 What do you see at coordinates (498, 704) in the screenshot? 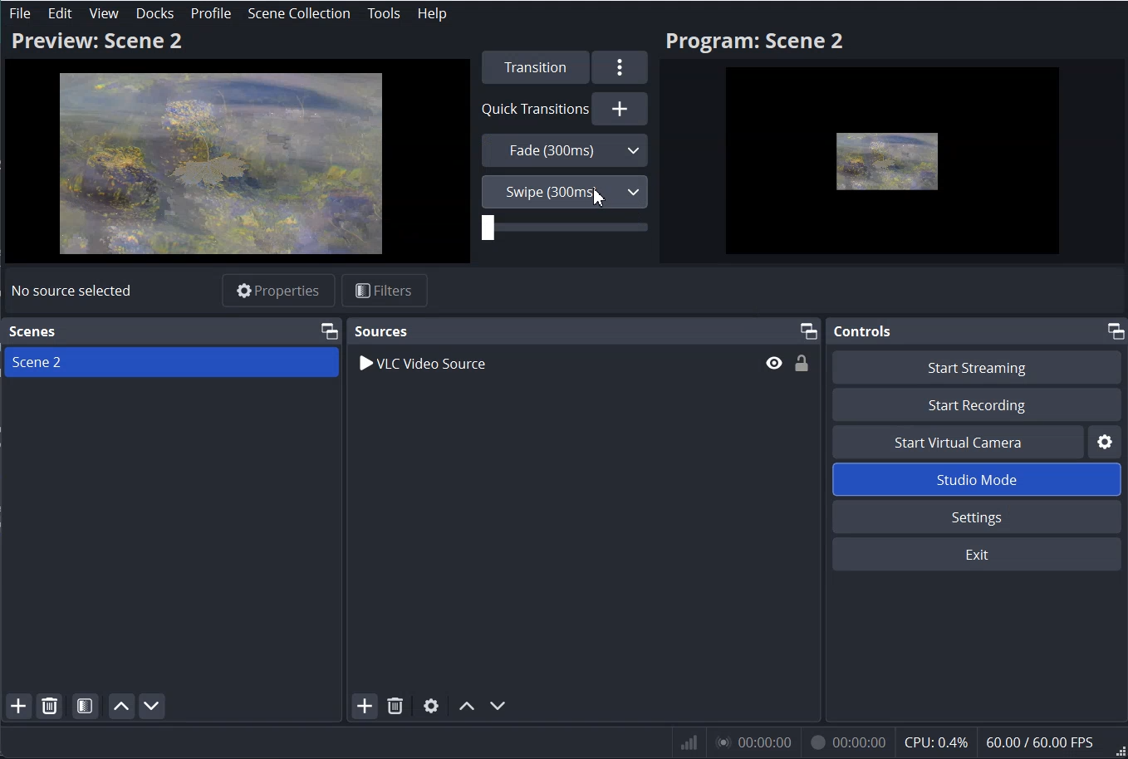
I see `Move Source Down` at bounding box center [498, 704].